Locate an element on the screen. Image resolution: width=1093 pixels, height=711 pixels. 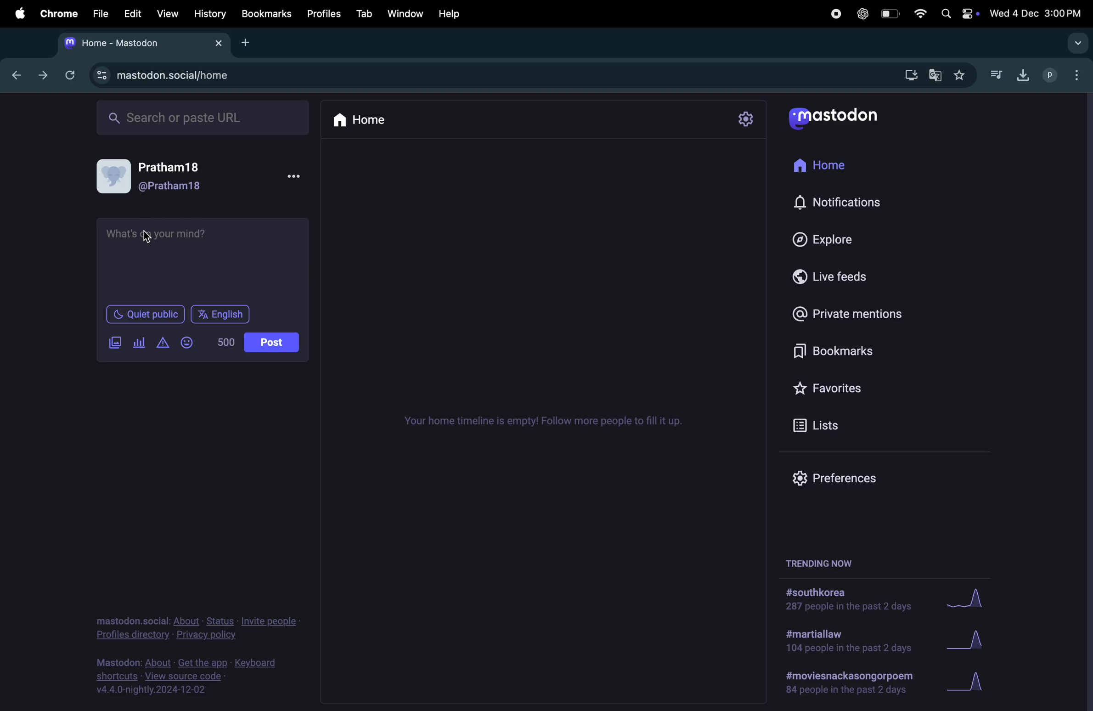
emoji is located at coordinates (190, 343).